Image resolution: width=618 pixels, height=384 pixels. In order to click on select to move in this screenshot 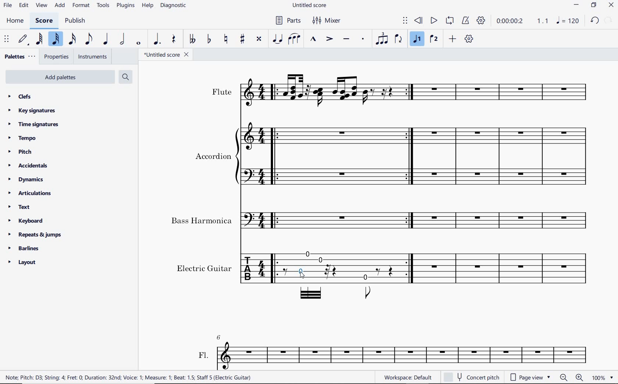, I will do `click(405, 21)`.